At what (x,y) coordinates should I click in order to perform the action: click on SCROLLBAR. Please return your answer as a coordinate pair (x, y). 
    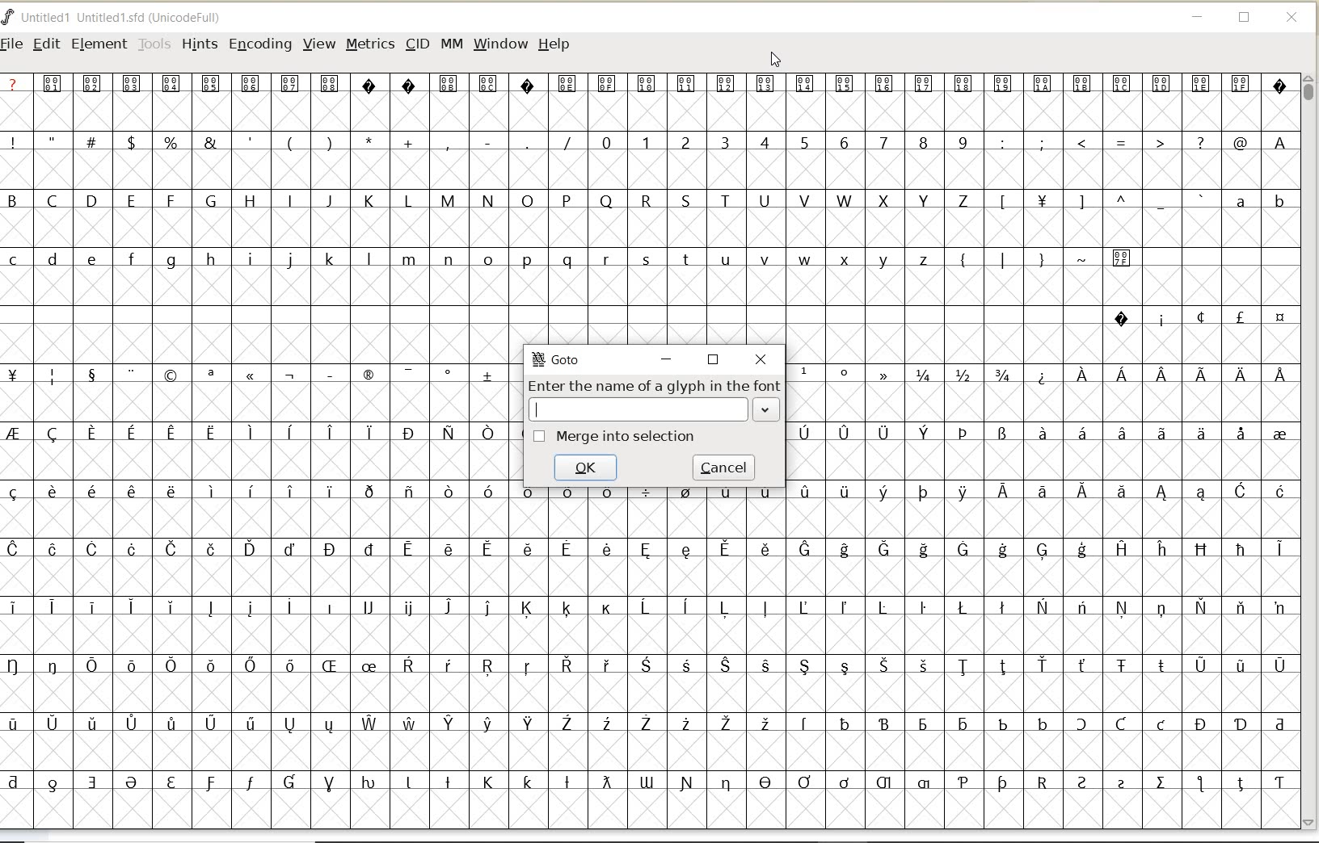
    Looking at the image, I should click on (1311, 451).